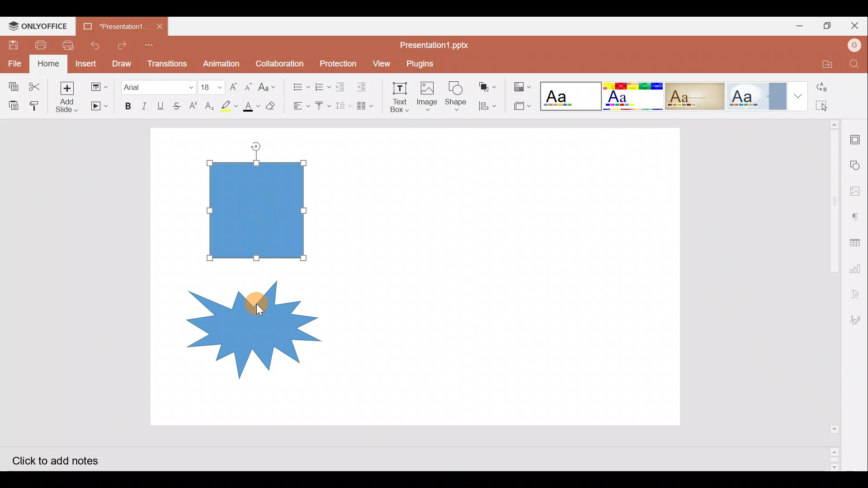 This screenshot has height=488, width=868. I want to click on Decrease indent, so click(342, 85).